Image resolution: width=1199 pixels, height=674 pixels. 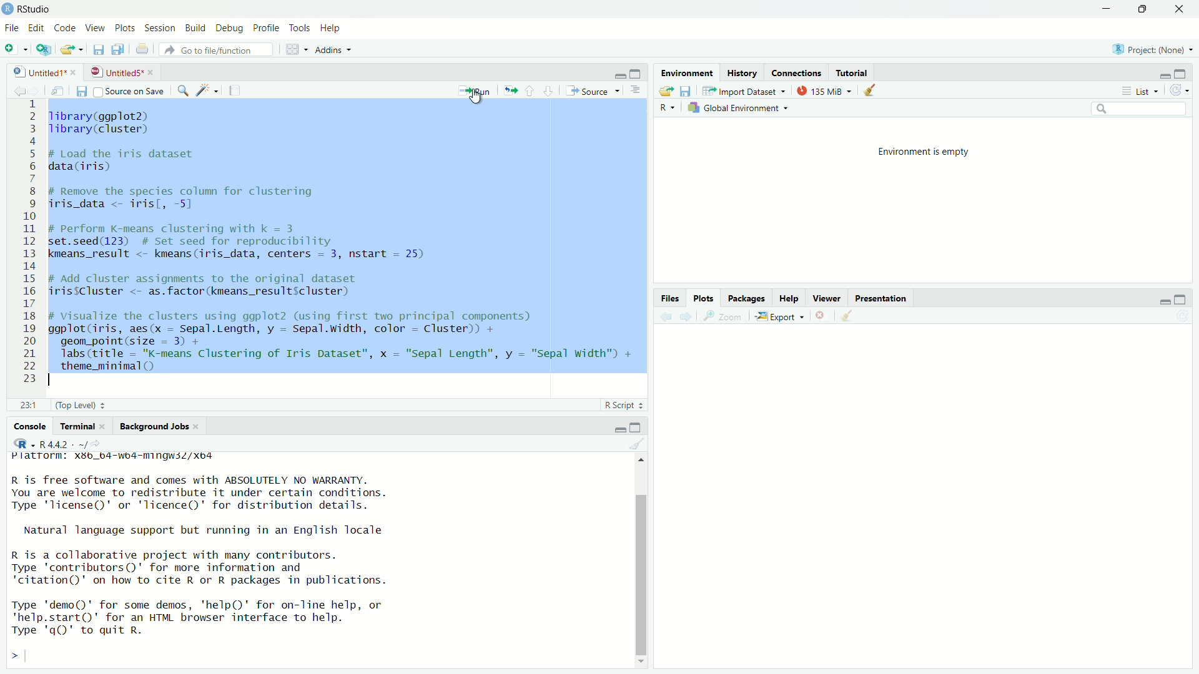 I want to click on remove the current plot, so click(x=821, y=317).